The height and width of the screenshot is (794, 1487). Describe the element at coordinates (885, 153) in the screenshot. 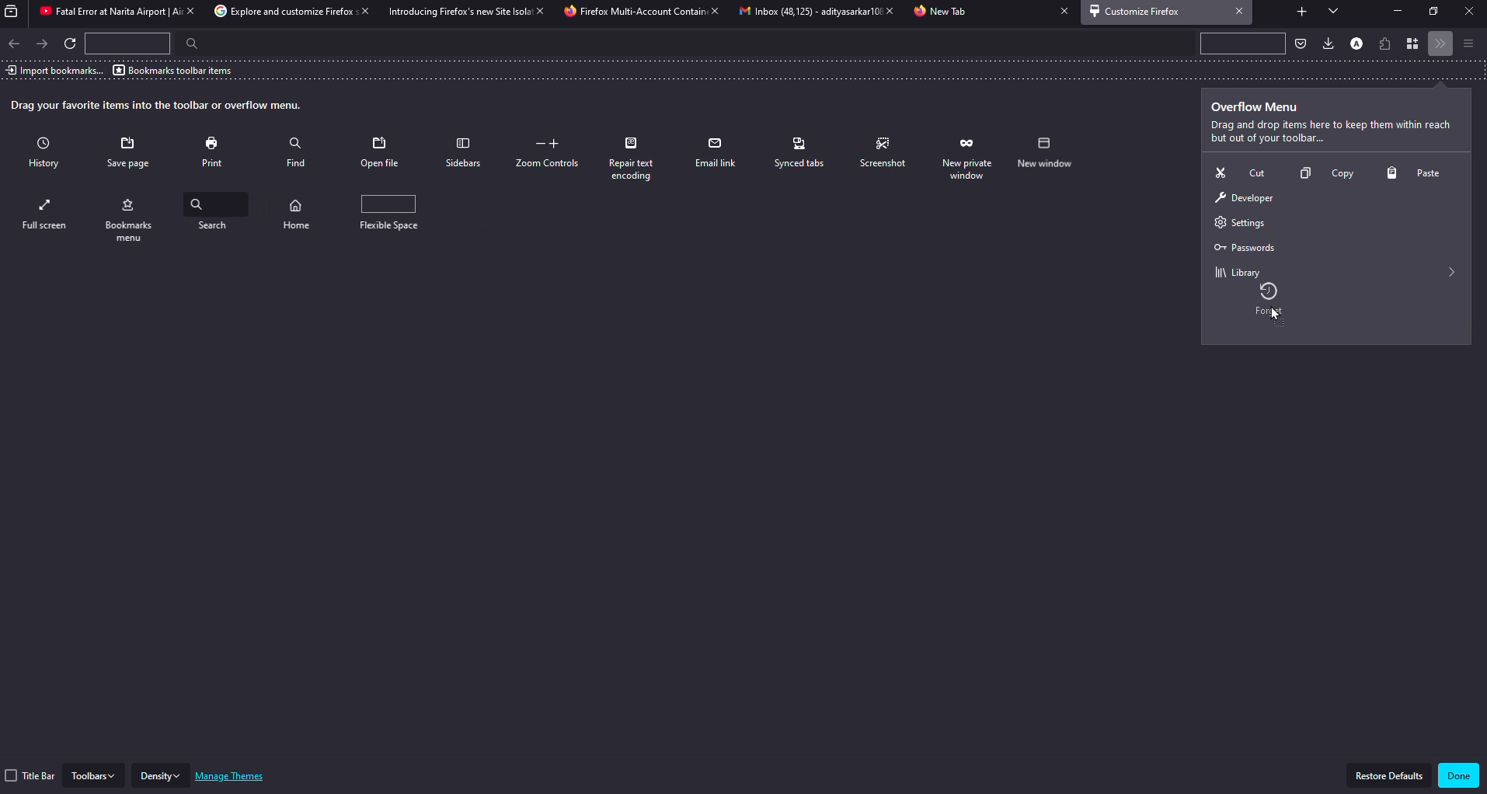

I see `screenshot` at that location.